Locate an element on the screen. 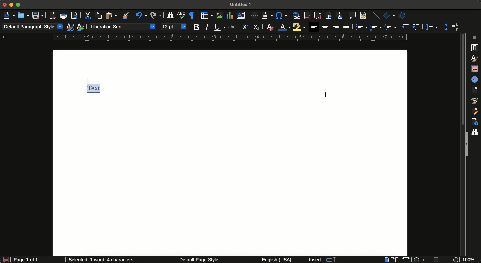 This screenshot has width=481, height=263. Zoom in is located at coordinates (457, 260).